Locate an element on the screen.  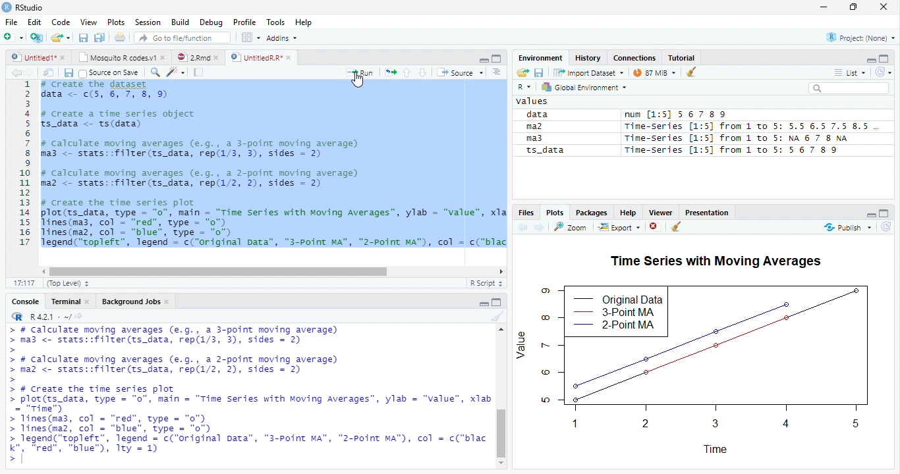
Terminal is located at coordinates (65, 302).